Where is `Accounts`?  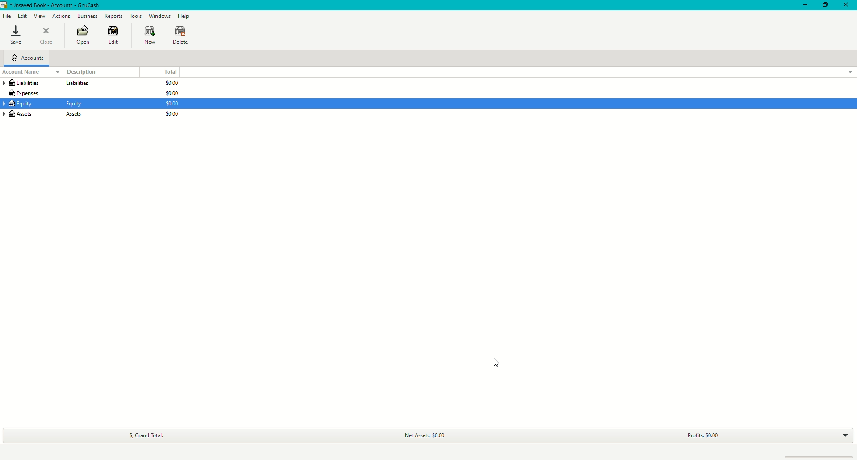 Accounts is located at coordinates (27, 58).